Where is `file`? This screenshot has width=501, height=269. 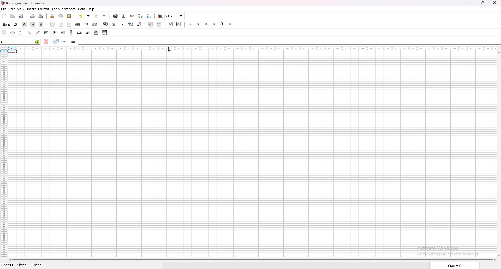
file is located at coordinates (4, 9).